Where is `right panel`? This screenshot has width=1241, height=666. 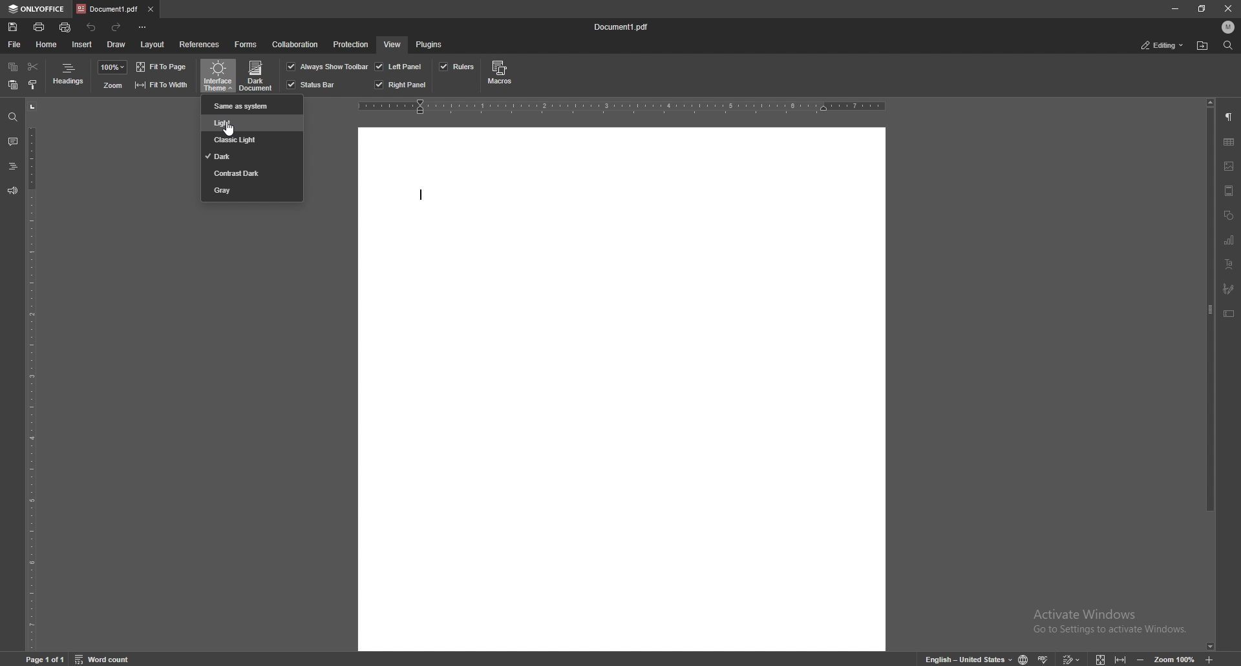 right panel is located at coordinates (402, 85).